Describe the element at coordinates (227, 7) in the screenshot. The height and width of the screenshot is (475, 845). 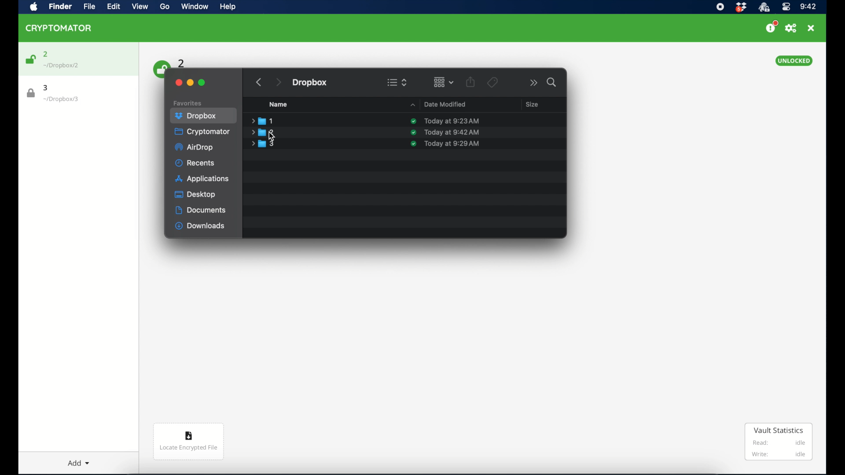
I see `help` at that location.